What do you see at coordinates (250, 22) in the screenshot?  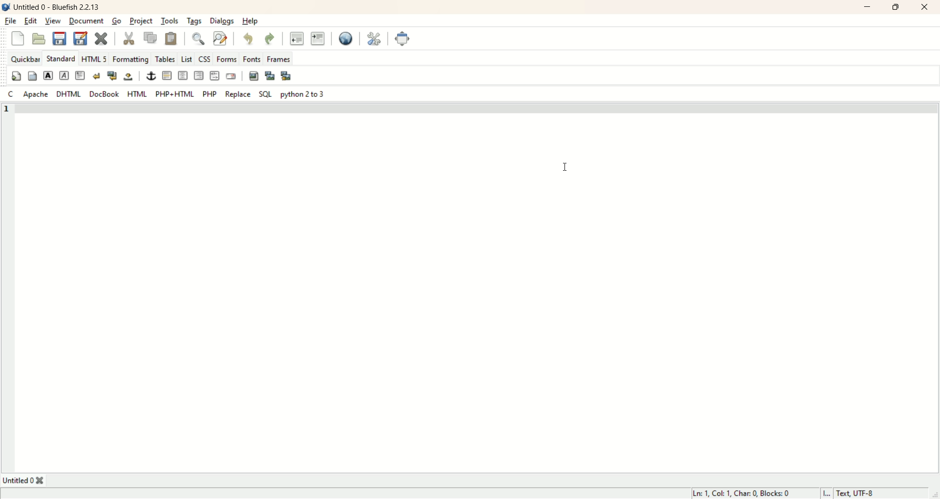 I see `help` at bounding box center [250, 22].